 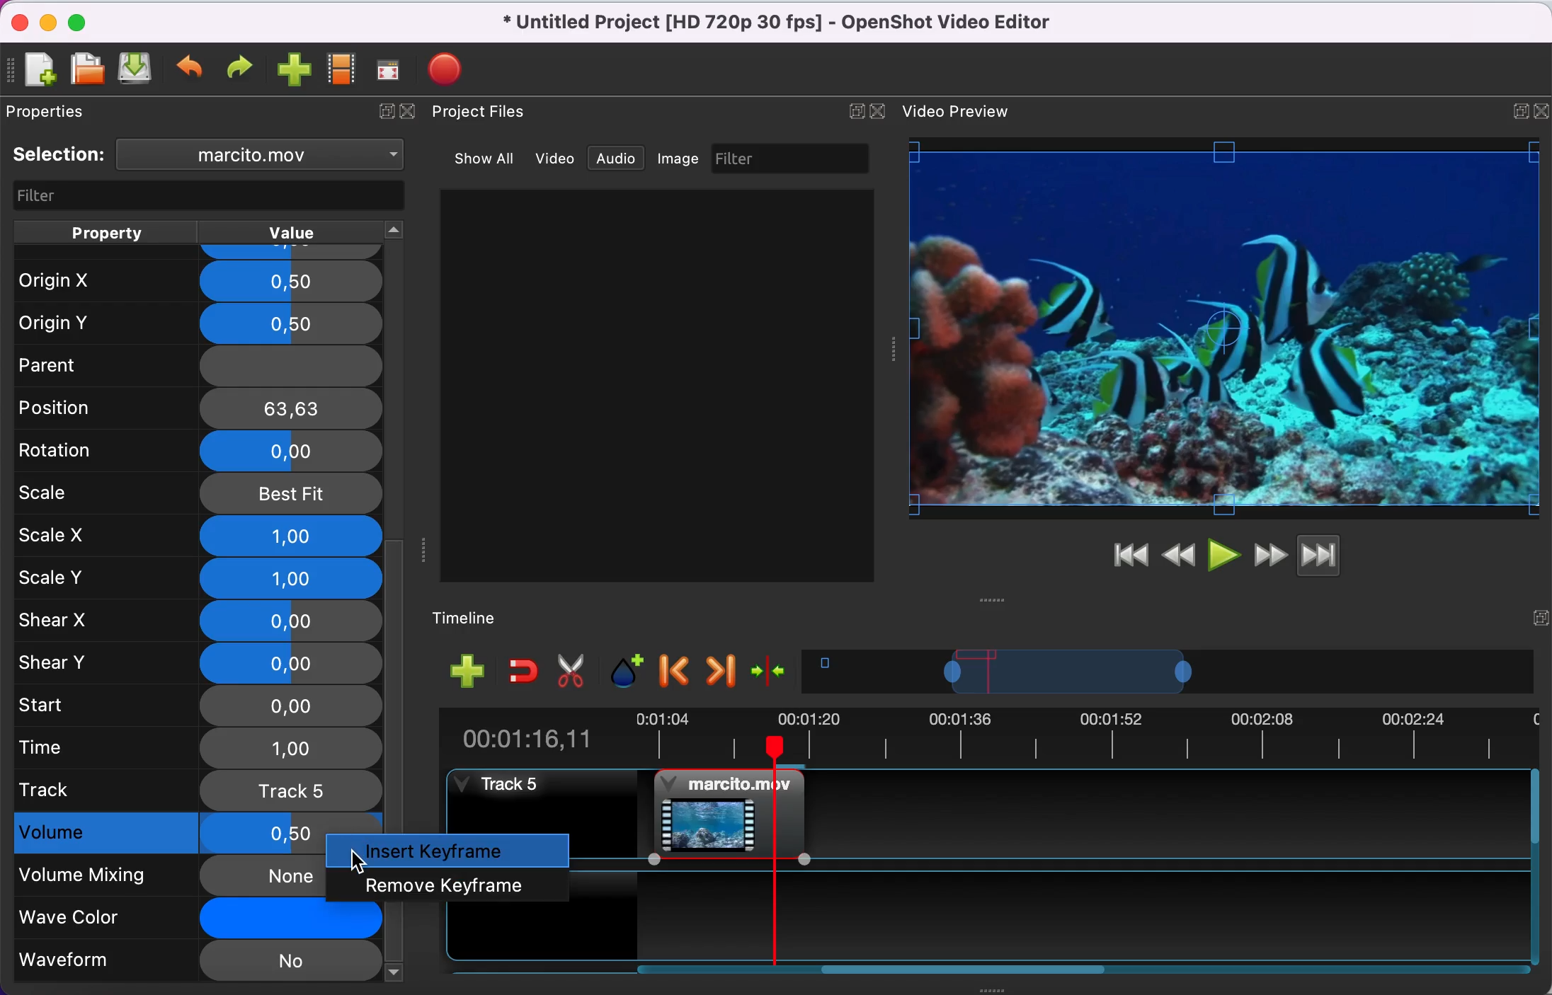 I want to click on waveform no, so click(x=197, y=962).